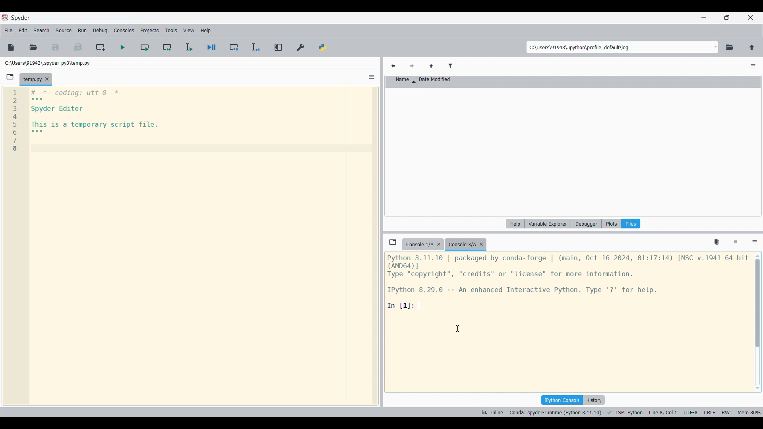 Image resolution: width=763 pixels, height=429 pixels. Describe the element at coordinates (189, 47) in the screenshot. I see `Run selection/current line` at that location.